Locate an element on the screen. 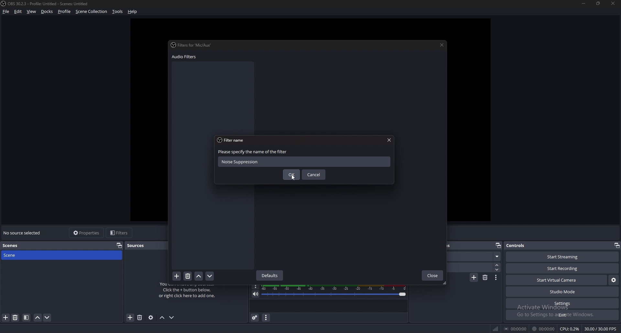 This screenshot has height=333, width=621. add transition is located at coordinates (473, 278).